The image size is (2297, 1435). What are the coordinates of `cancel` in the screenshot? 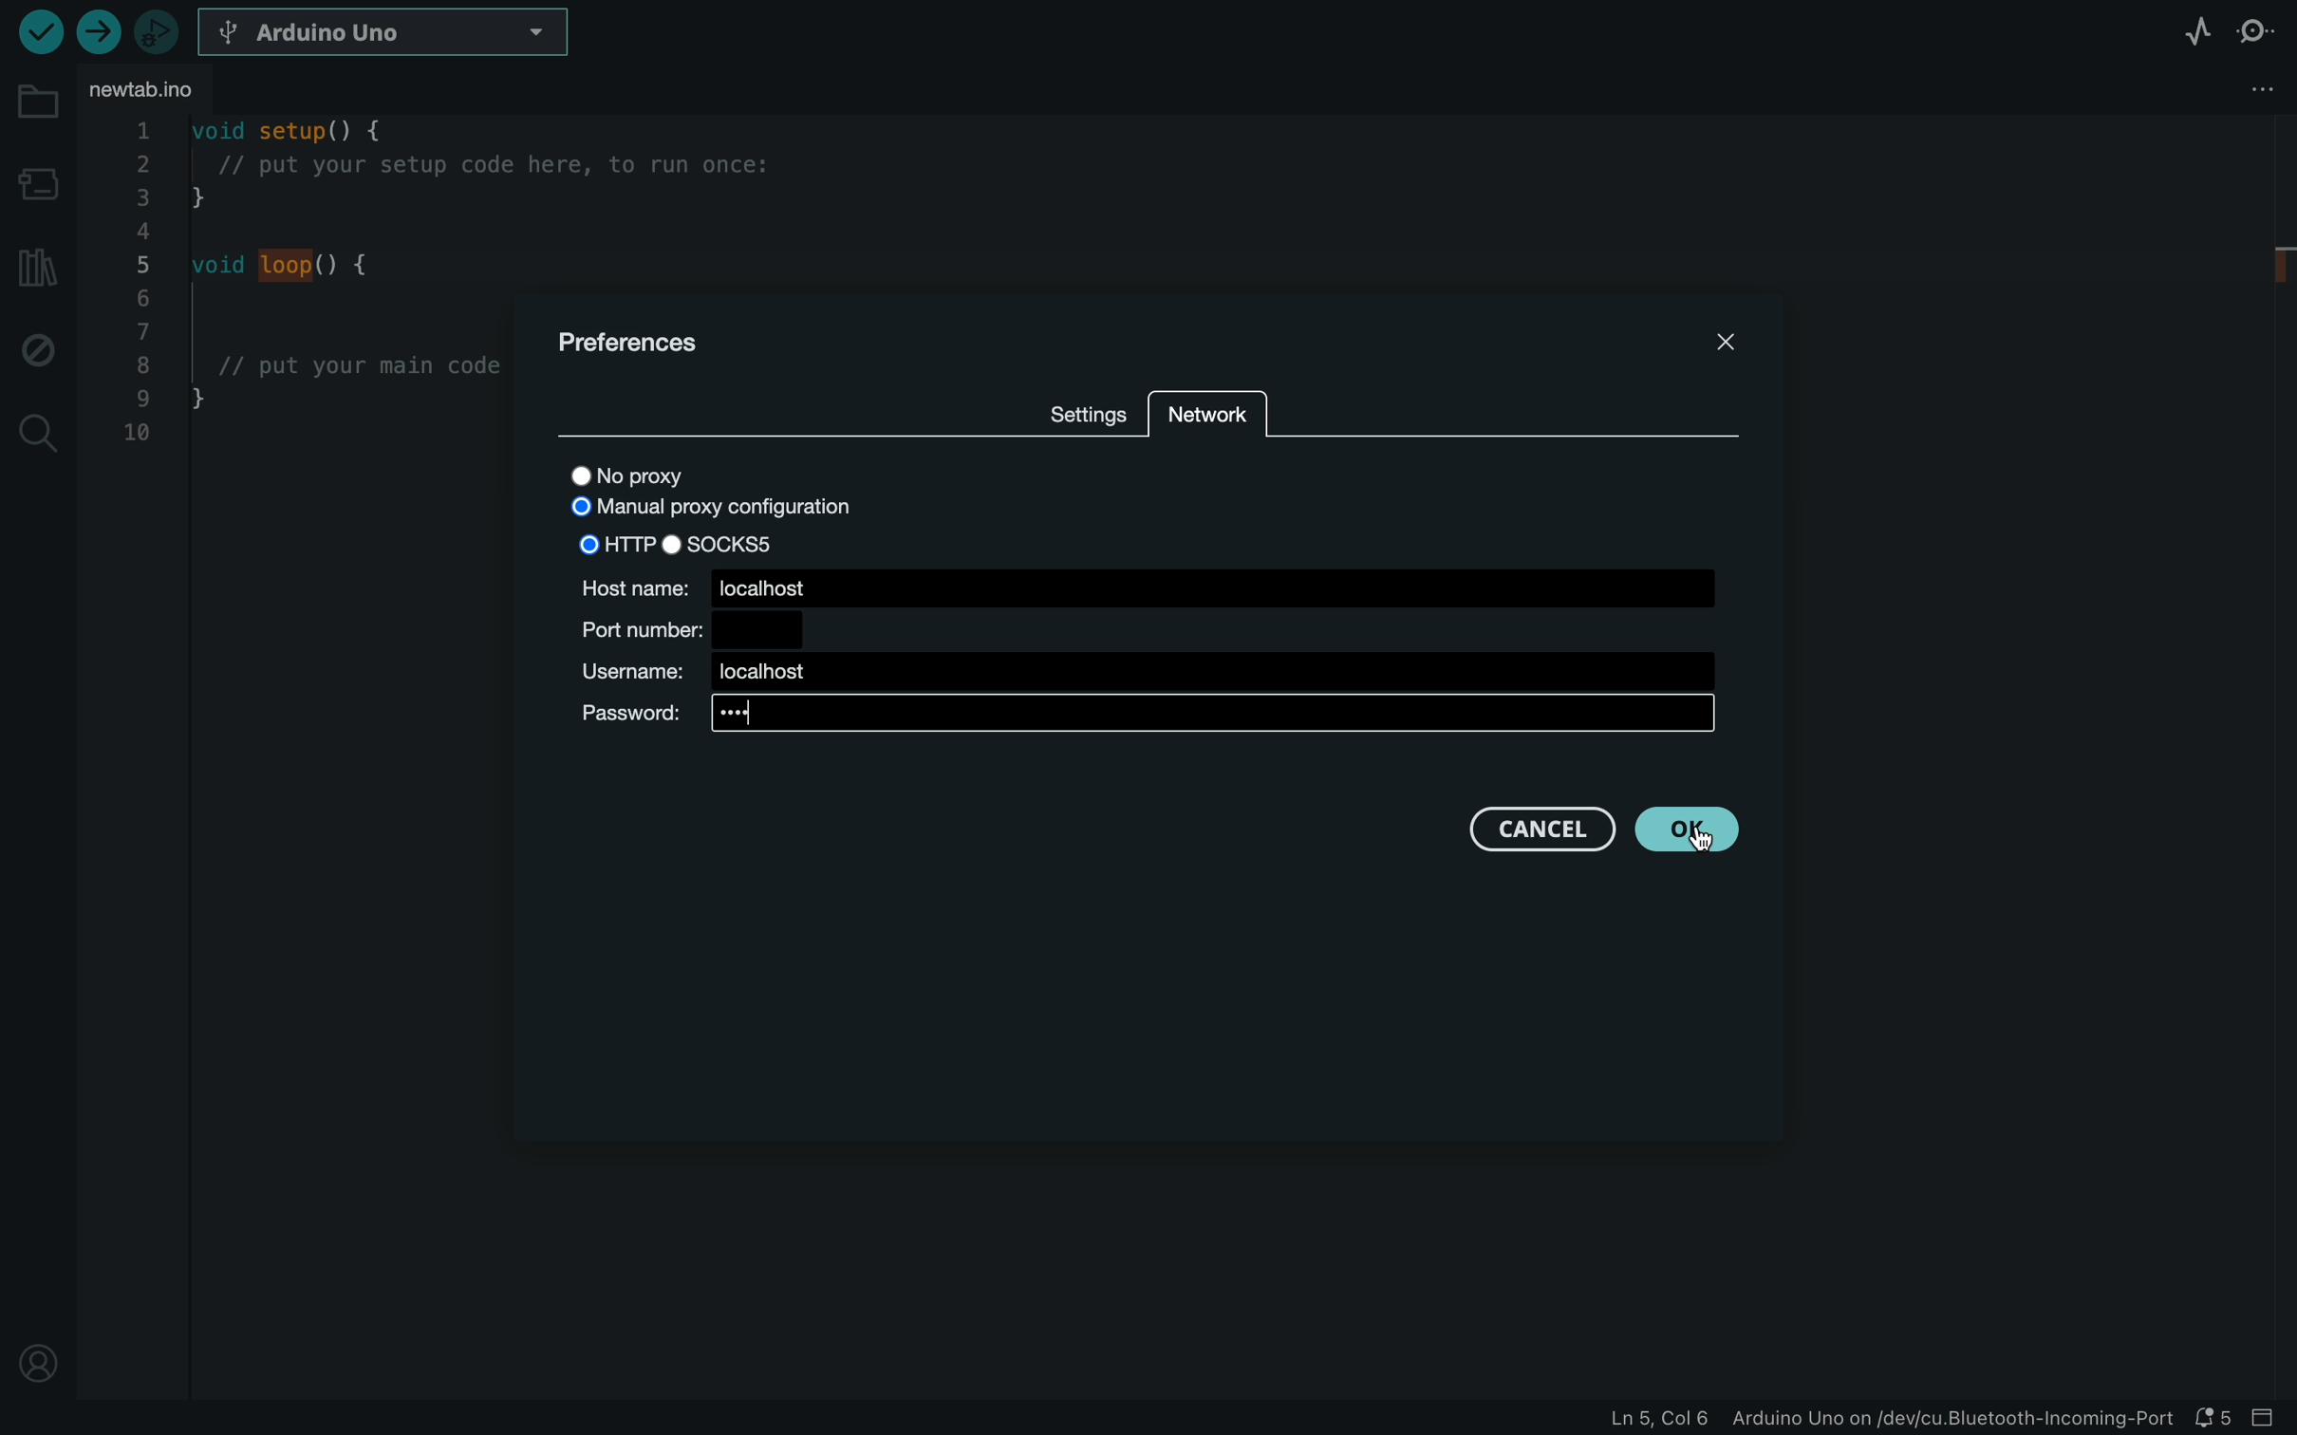 It's located at (1538, 829).